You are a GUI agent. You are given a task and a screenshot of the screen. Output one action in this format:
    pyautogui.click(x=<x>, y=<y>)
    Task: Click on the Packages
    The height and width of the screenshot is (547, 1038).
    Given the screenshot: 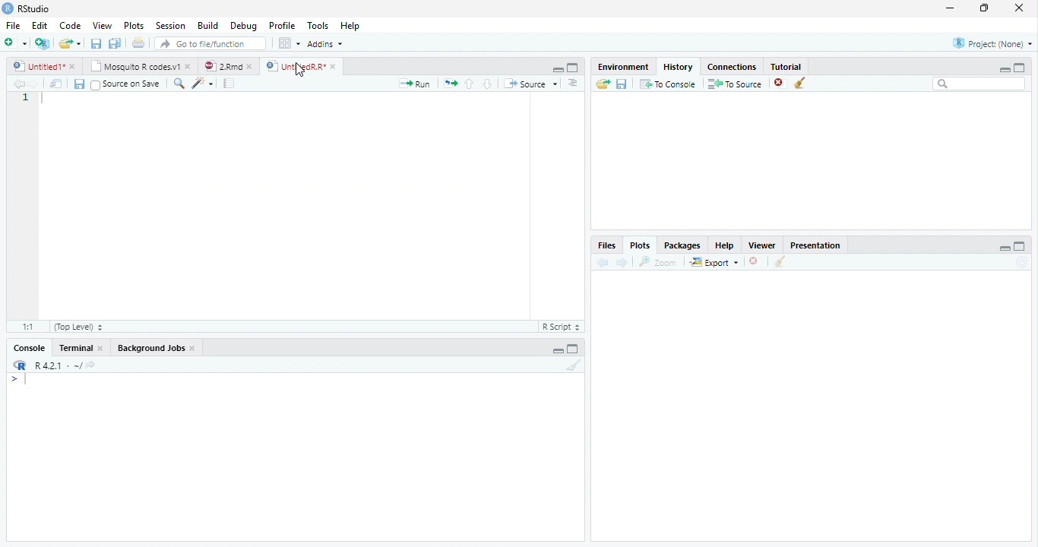 What is the action you would take?
    pyautogui.click(x=682, y=245)
    